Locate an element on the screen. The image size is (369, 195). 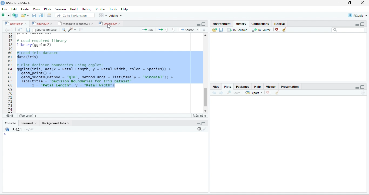
Code is located at coordinates (25, 9).